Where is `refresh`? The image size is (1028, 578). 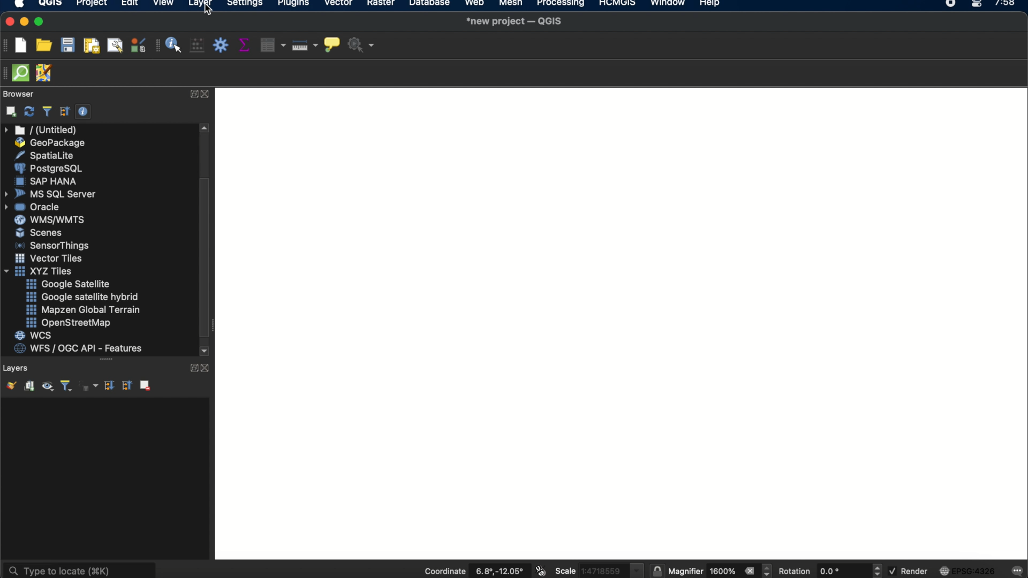 refresh is located at coordinates (29, 112).